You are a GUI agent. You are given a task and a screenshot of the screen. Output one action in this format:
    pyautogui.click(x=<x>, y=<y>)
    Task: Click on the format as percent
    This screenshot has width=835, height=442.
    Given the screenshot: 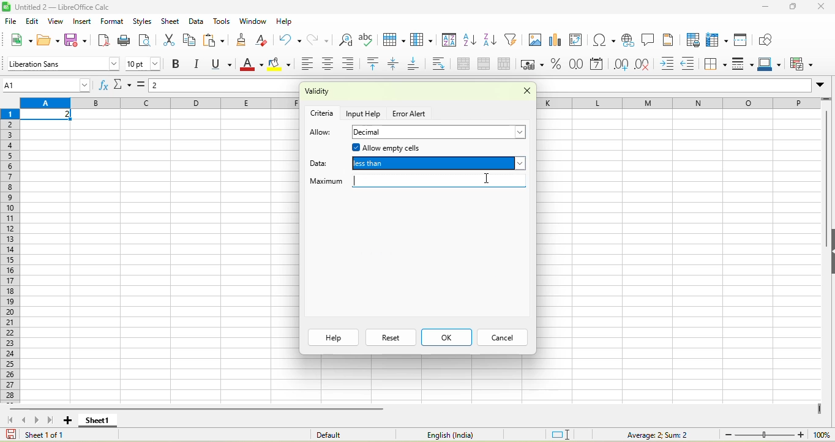 What is the action you would take?
    pyautogui.click(x=556, y=65)
    